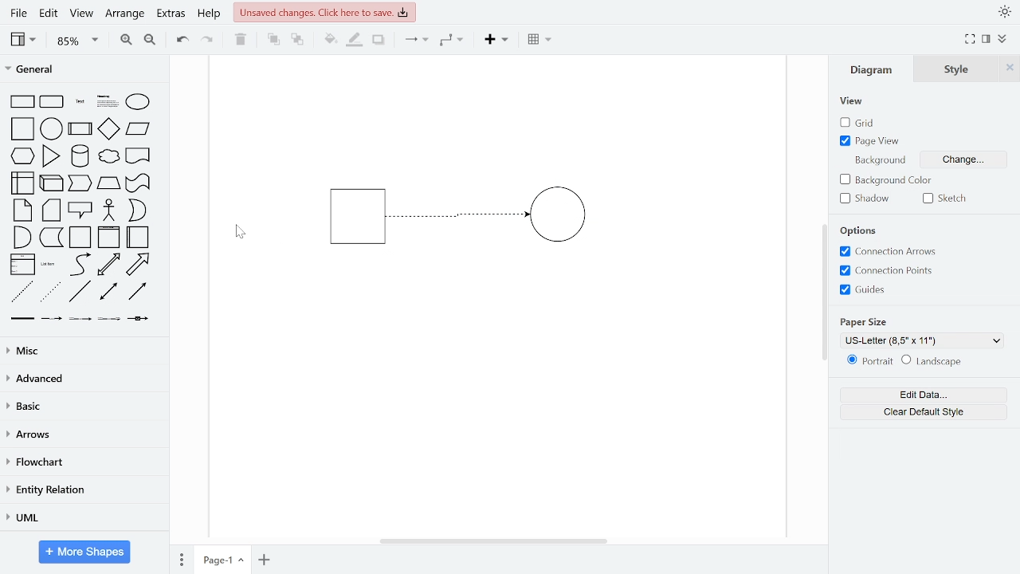 The image size is (1020, 574). I want to click on grid, so click(860, 123).